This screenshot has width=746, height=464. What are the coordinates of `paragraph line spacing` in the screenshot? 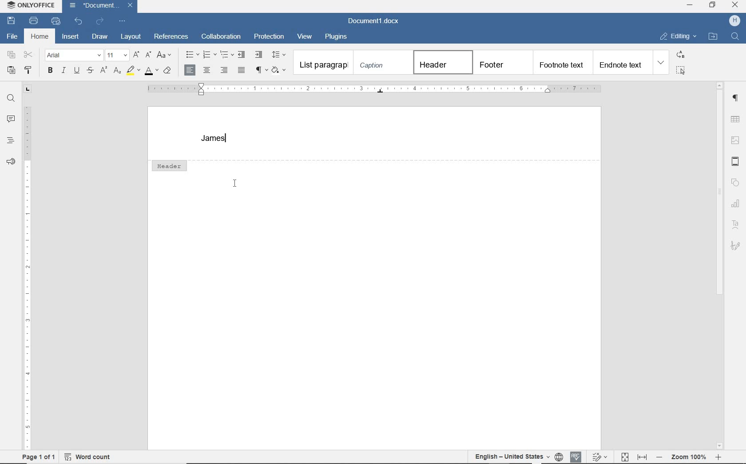 It's located at (280, 55).